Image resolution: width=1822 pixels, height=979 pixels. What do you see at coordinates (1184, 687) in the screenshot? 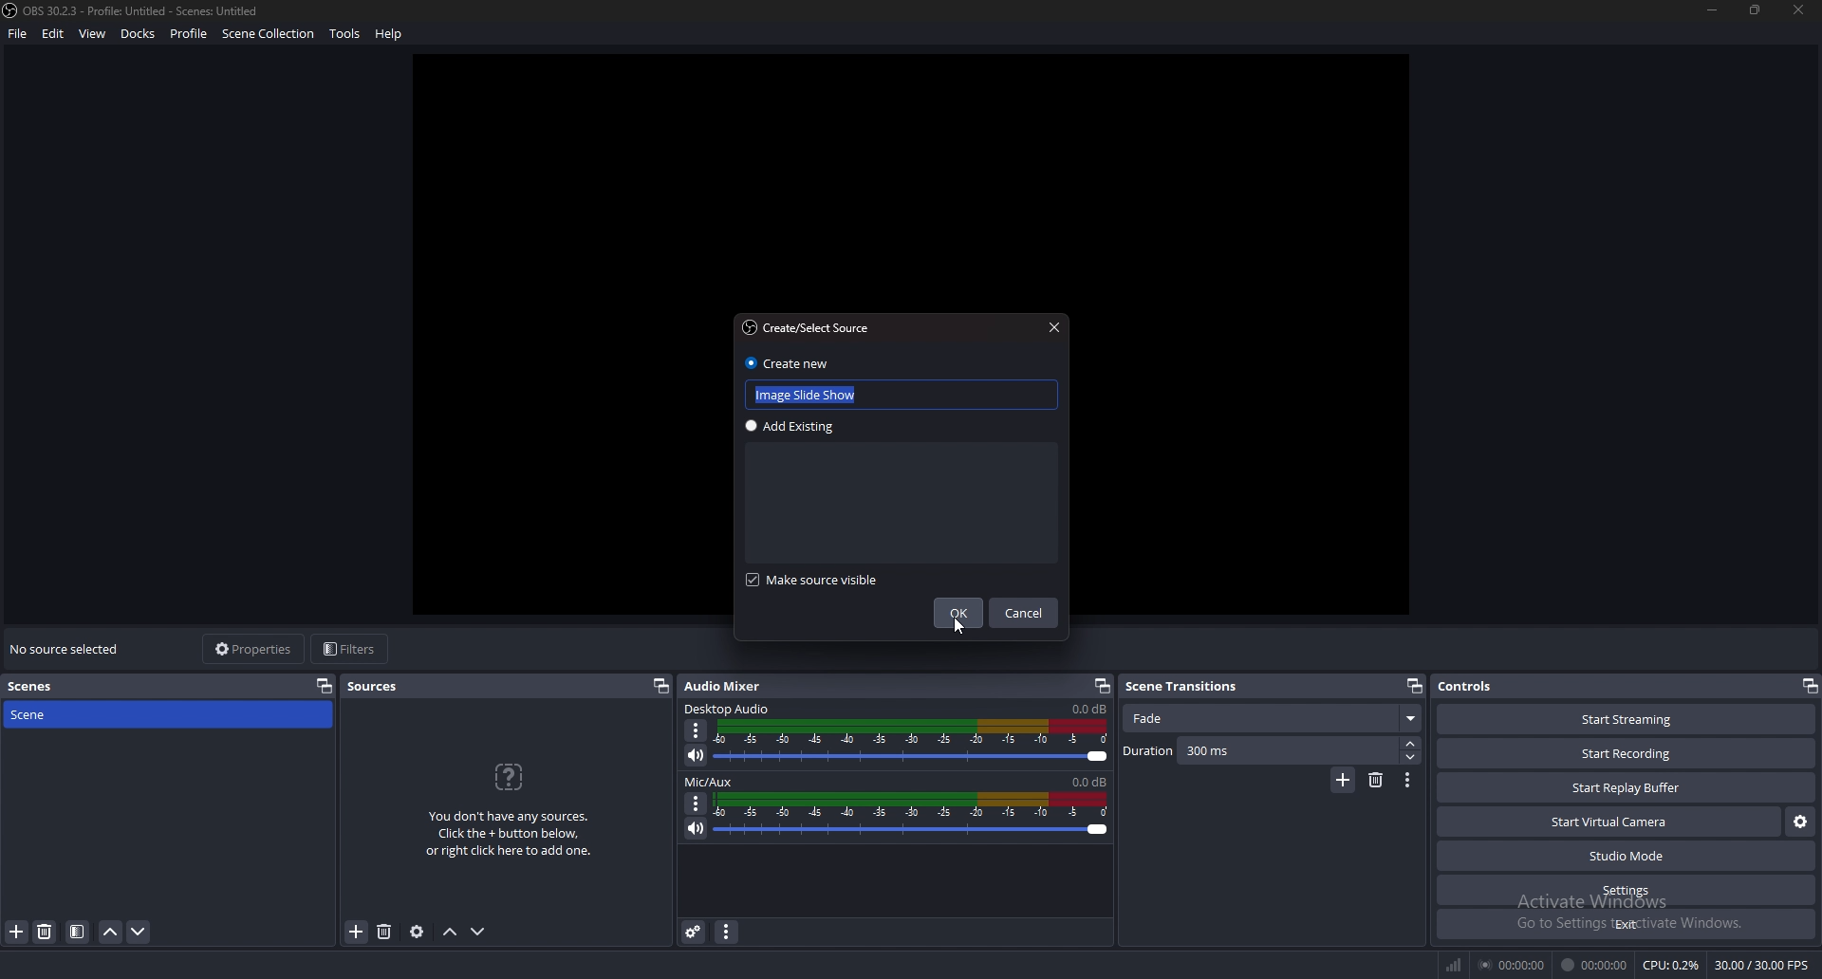
I see `scene transitions` at bounding box center [1184, 687].